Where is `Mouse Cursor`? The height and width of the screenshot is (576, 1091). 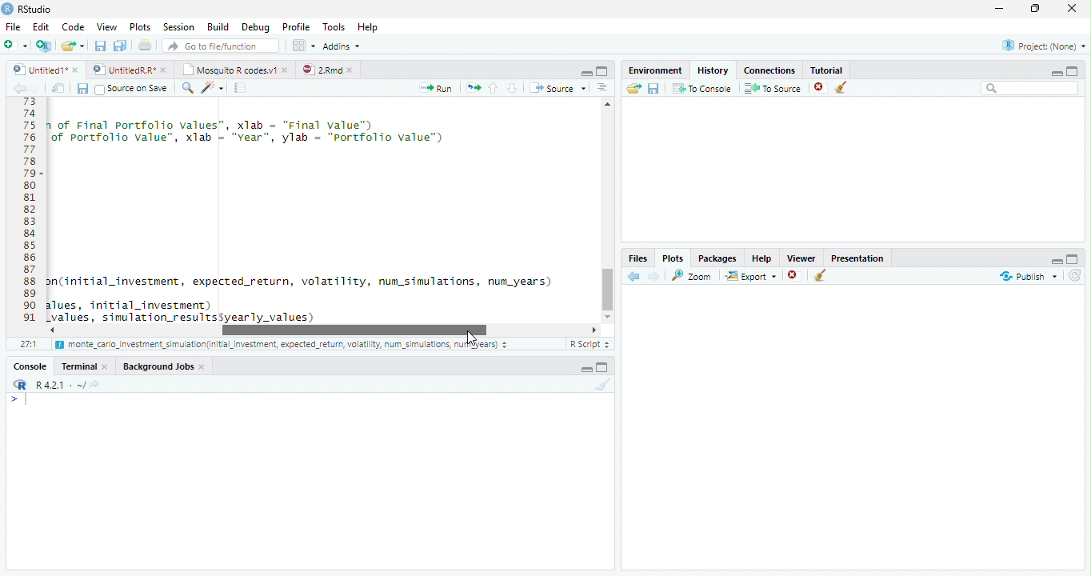
Mouse Cursor is located at coordinates (473, 338).